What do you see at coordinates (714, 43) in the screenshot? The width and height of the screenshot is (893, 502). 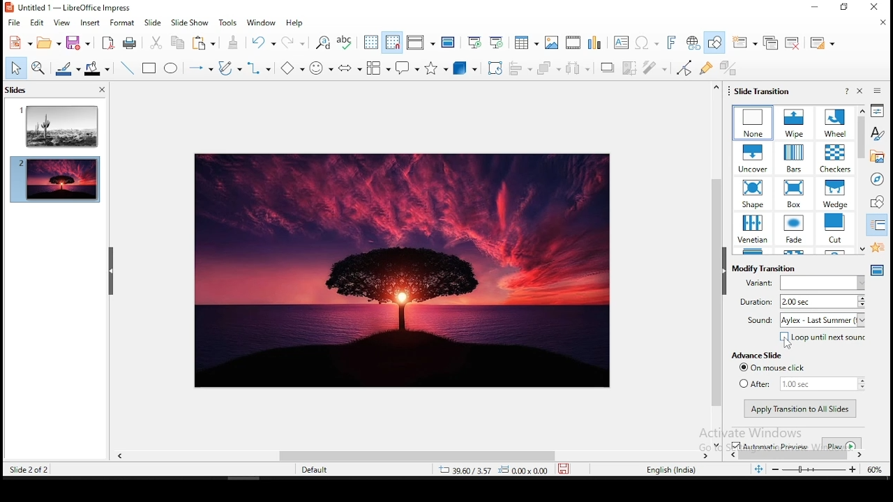 I see `show draw functions` at bounding box center [714, 43].